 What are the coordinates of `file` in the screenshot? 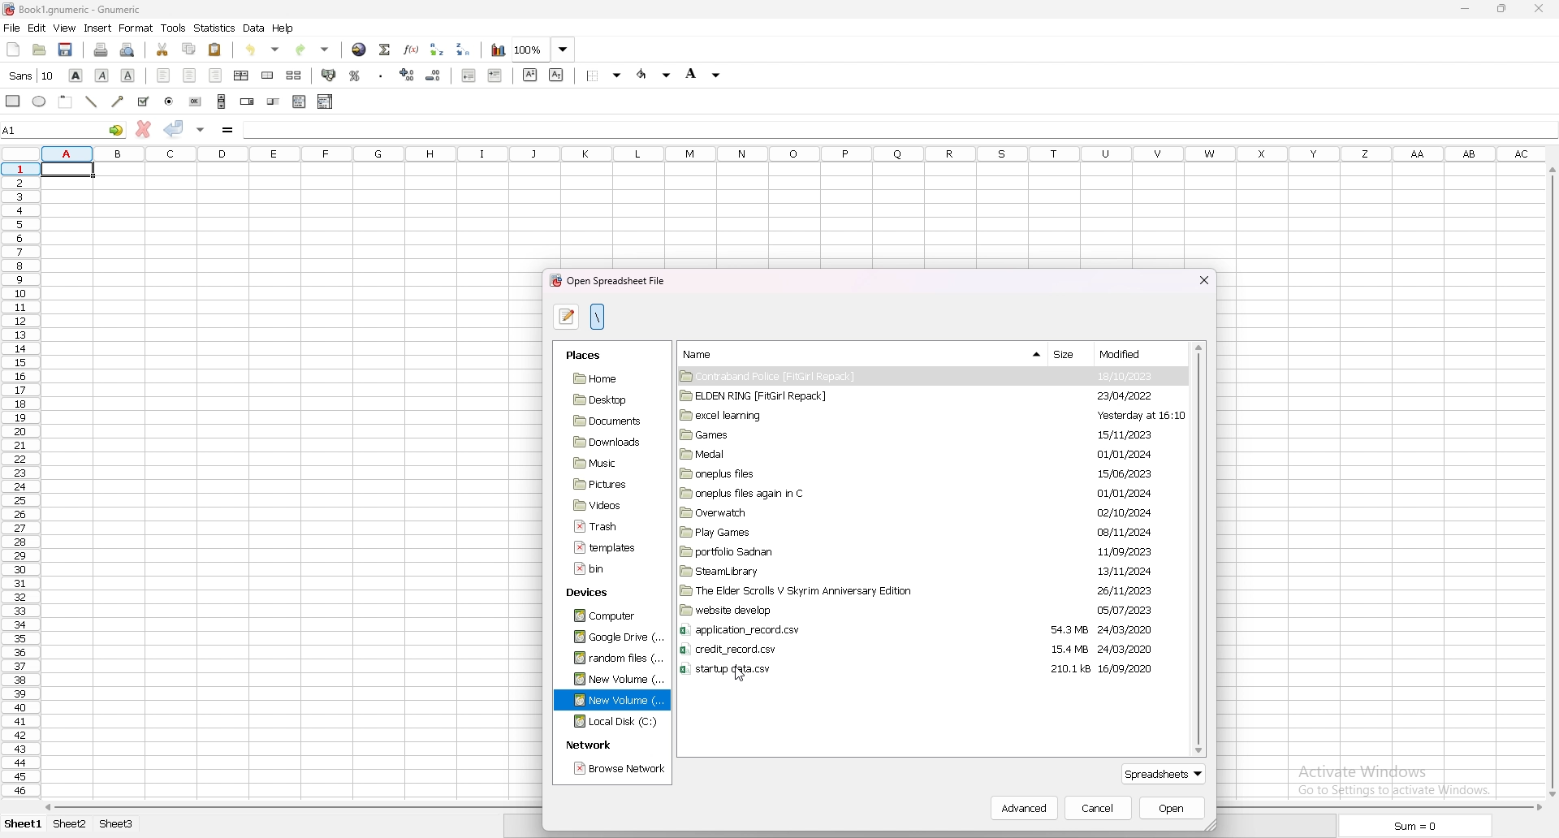 It's located at (603, 527).